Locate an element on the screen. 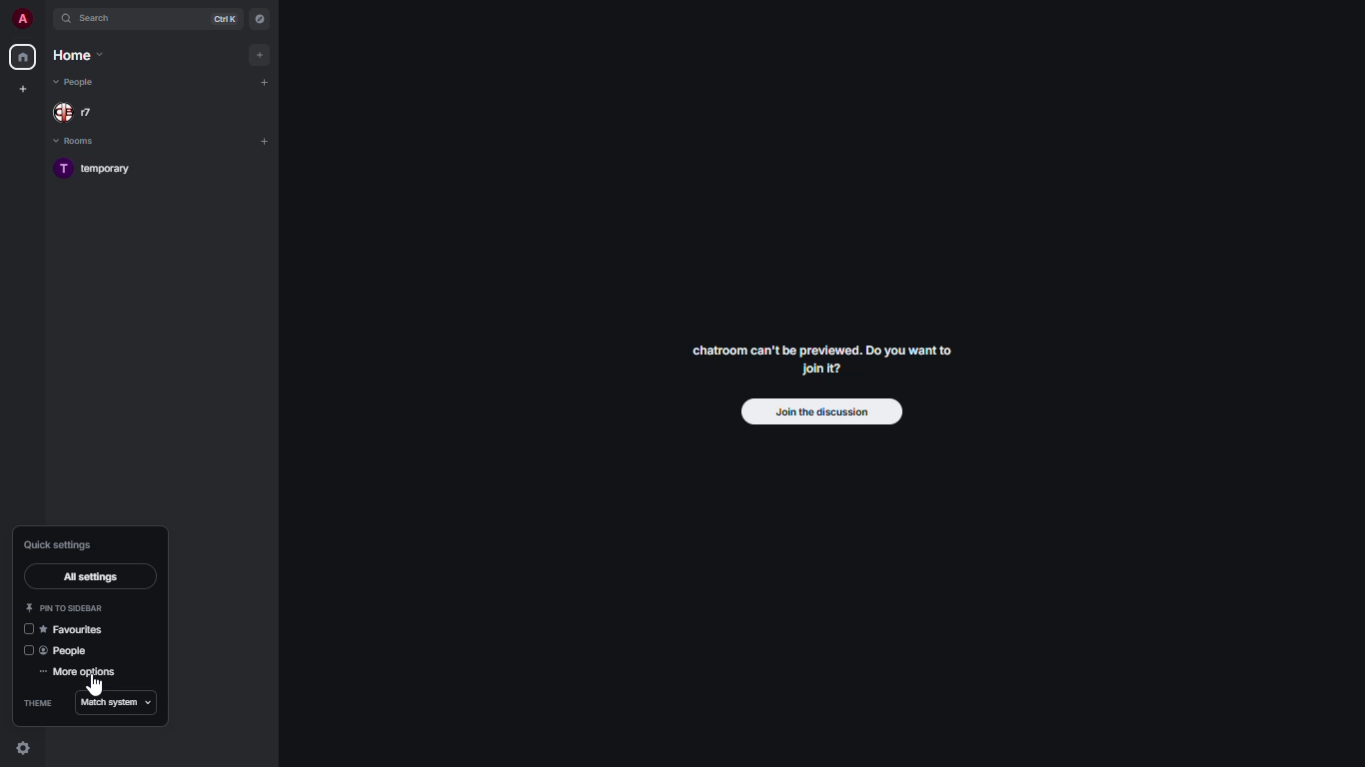 The image size is (1365, 767). quick settings is located at coordinates (63, 543).